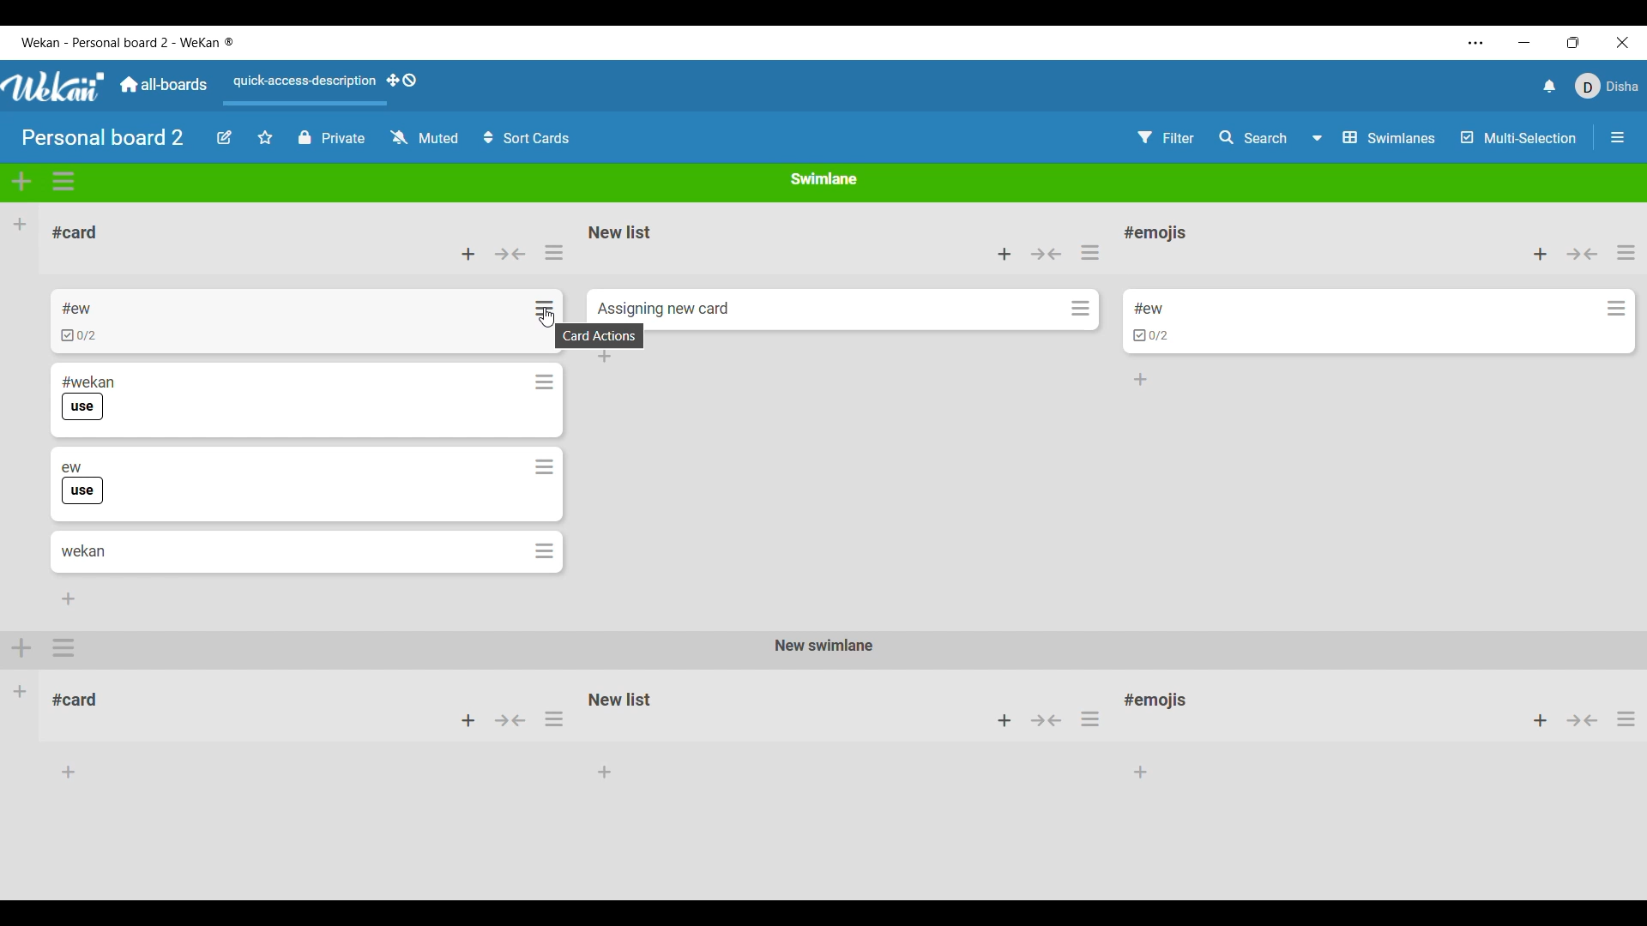 The height and width of the screenshot is (926, 1647). What do you see at coordinates (75, 232) in the screenshot?
I see `List title` at bounding box center [75, 232].